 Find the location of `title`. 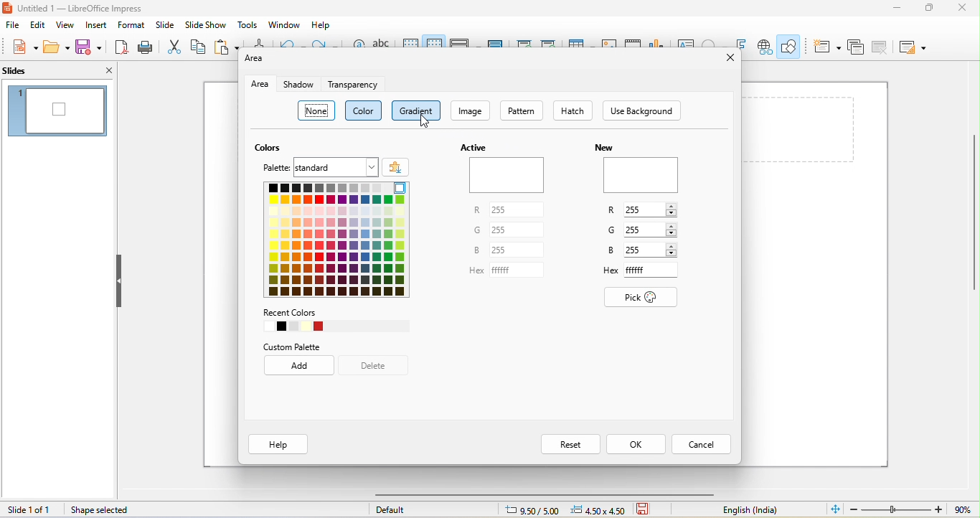

title is located at coordinates (90, 8).